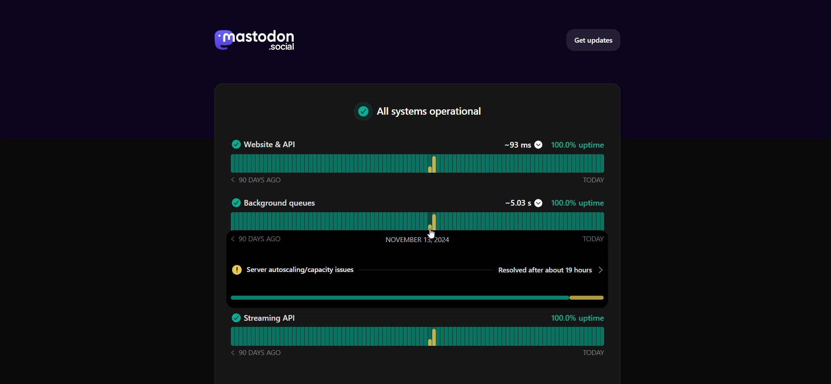  I want to click on 100.0% uptime, so click(578, 145).